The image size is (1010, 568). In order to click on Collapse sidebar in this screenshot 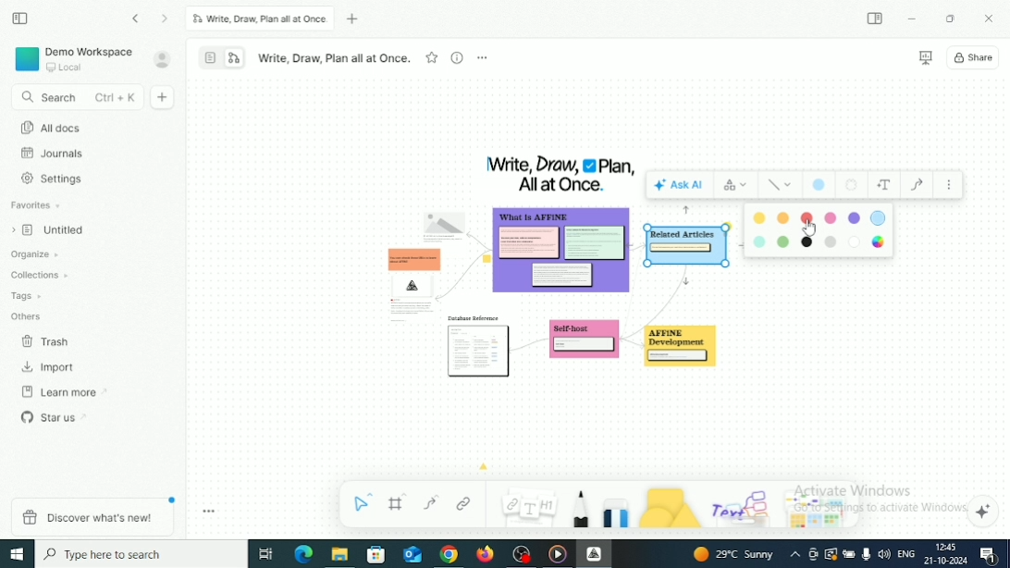, I will do `click(19, 18)`.